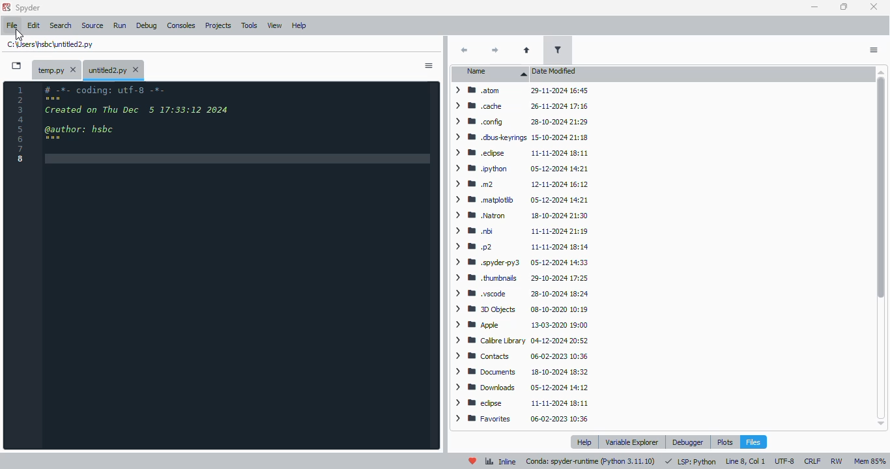 This screenshot has height=469, width=890. Describe the element at coordinates (520, 294) in the screenshot. I see `> M8 .vscode 28-10-2024 18:24` at that location.